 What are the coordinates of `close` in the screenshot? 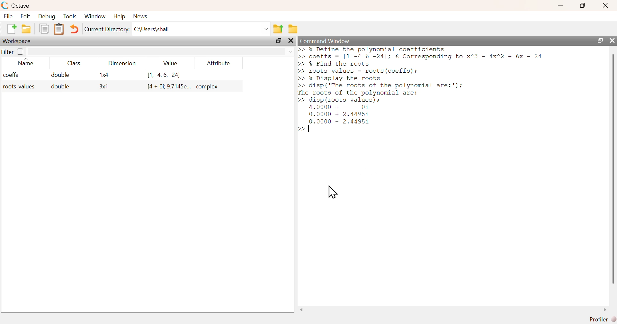 It's located at (291, 41).